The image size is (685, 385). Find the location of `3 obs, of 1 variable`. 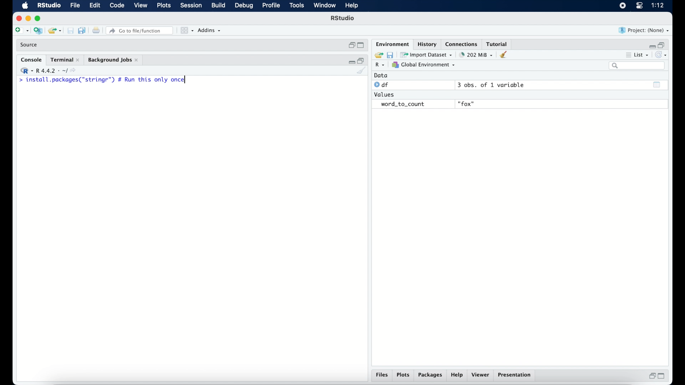

3 obs, of 1 variable is located at coordinates (494, 85).